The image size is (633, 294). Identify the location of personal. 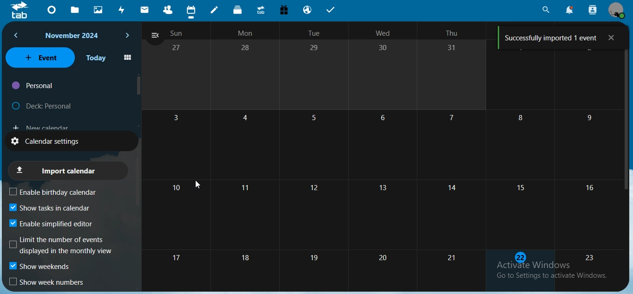
(33, 86).